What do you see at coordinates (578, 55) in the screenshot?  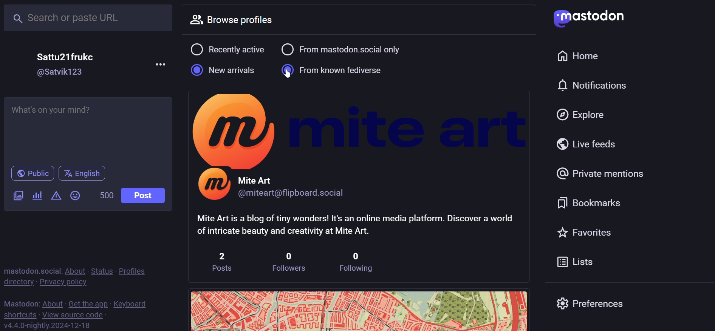 I see `home` at bounding box center [578, 55].